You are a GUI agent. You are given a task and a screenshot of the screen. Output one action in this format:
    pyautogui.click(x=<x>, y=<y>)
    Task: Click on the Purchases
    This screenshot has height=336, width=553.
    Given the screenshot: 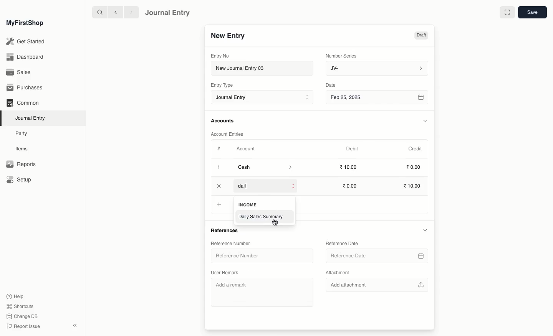 What is the action you would take?
    pyautogui.click(x=26, y=88)
    